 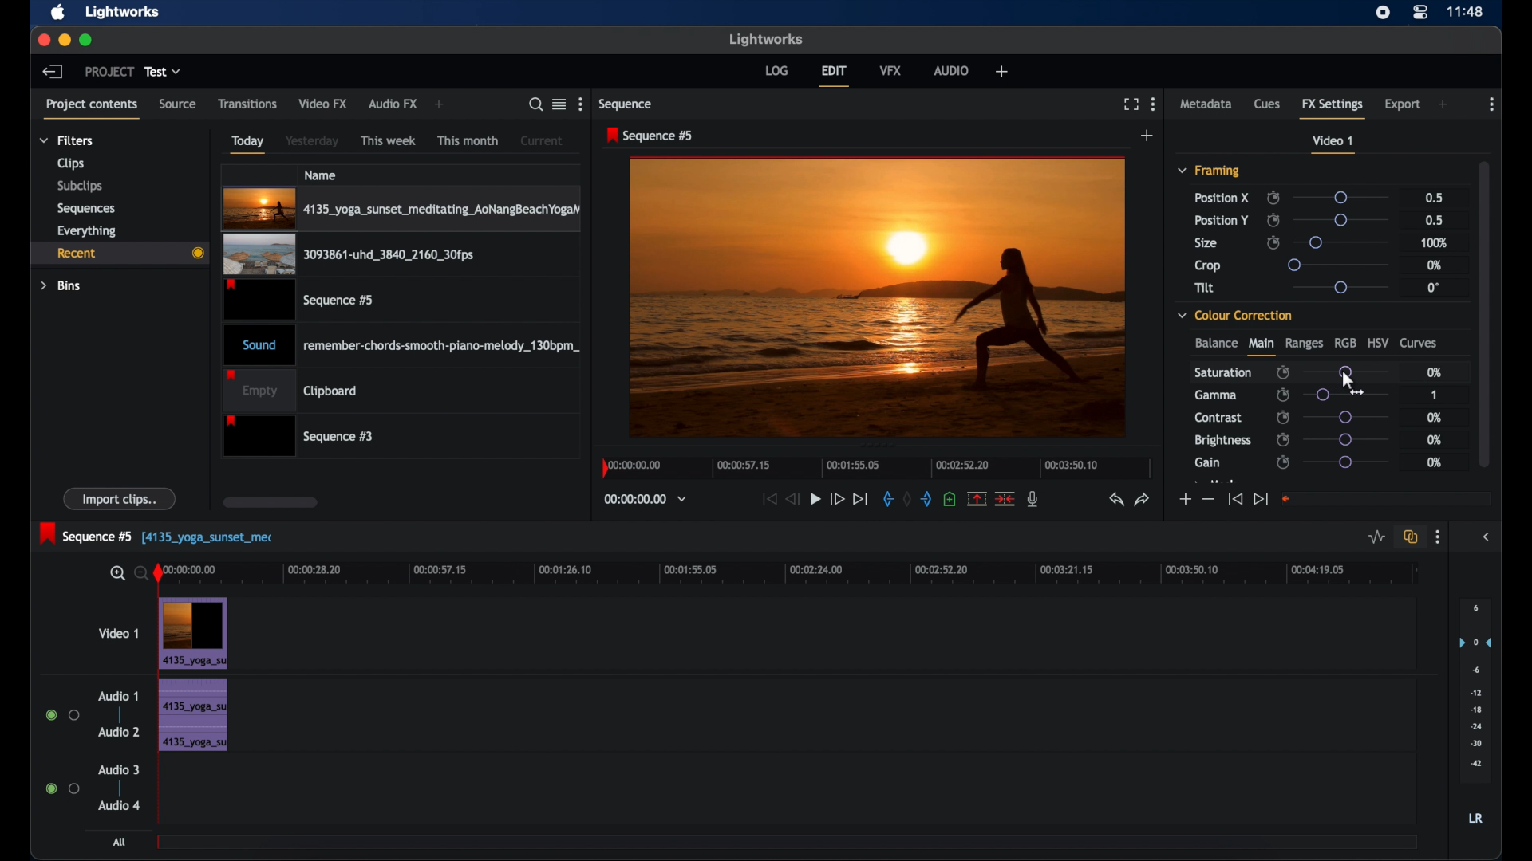 I want to click on recent, so click(x=119, y=253).